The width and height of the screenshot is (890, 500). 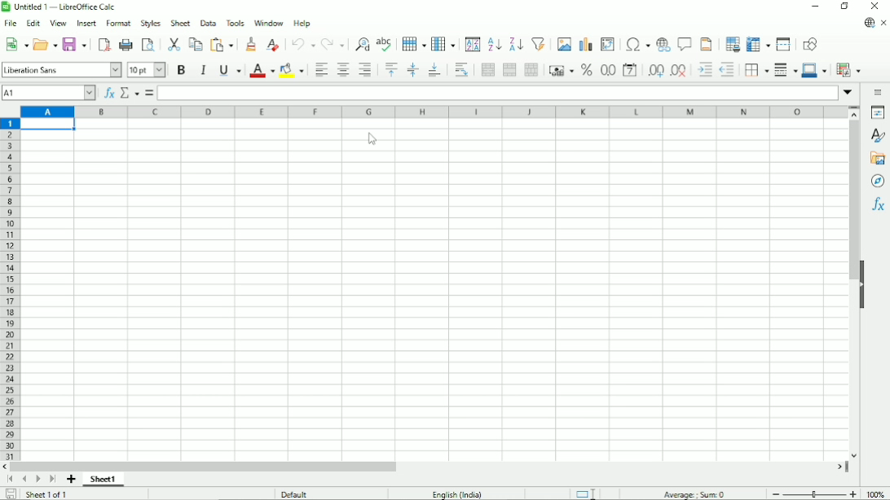 I want to click on Active cell, so click(x=51, y=125).